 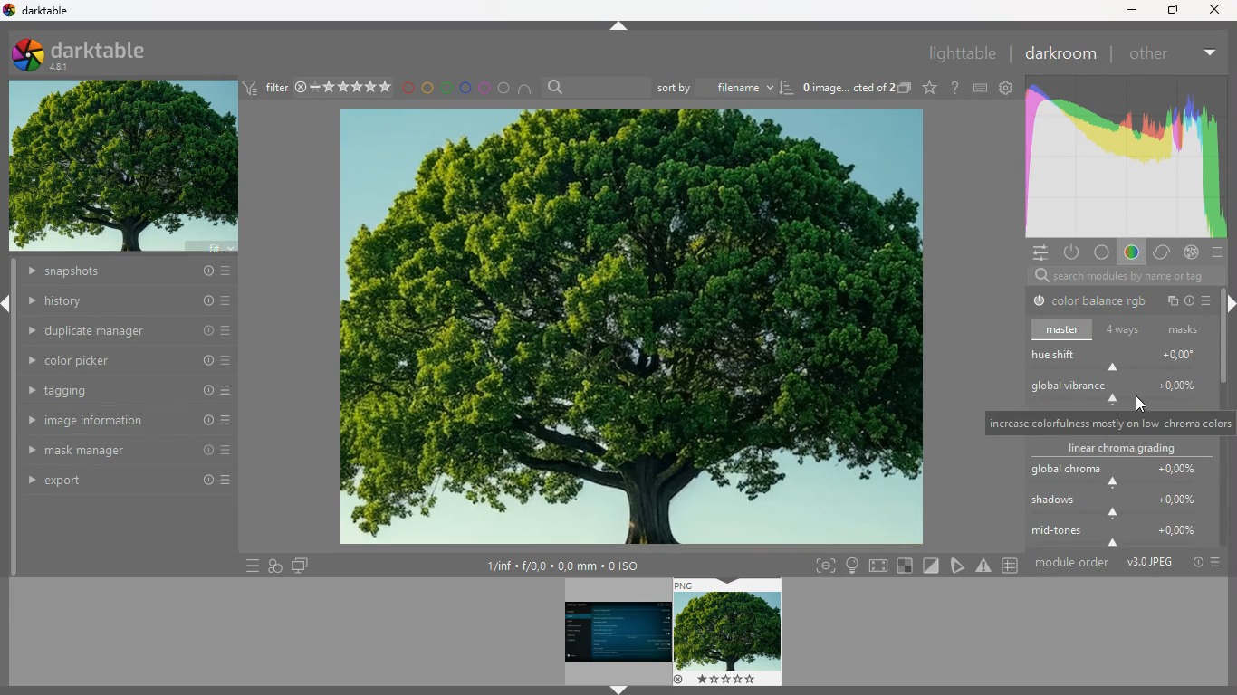 What do you see at coordinates (1121, 537) in the screenshot?
I see `mid tones` at bounding box center [1121, 537].